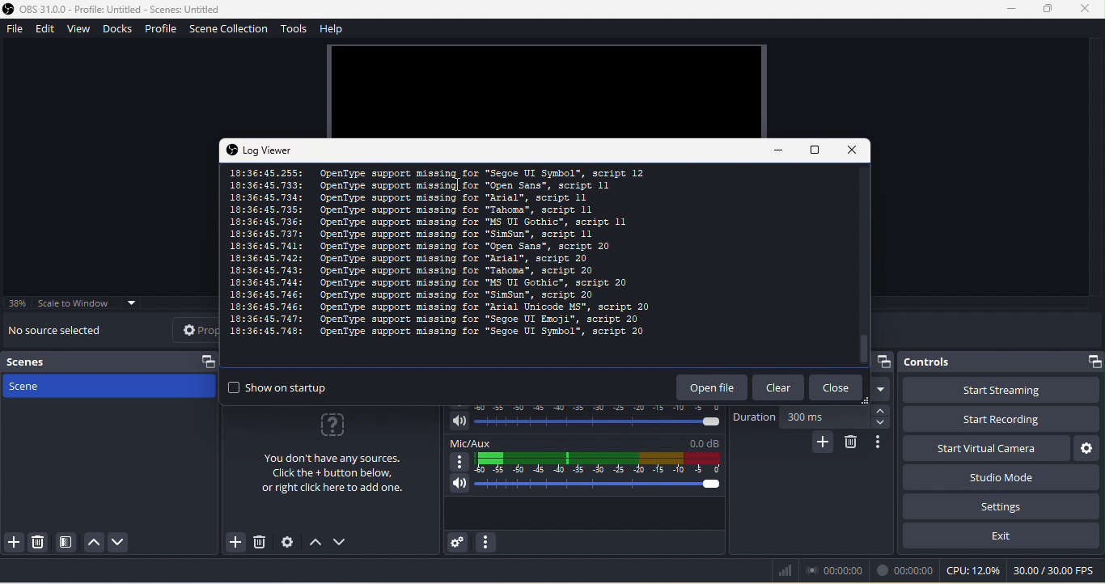 This screenshot has height=584, width=1105. Describe the element at coordinates (536, 268) in the screenshot. I see `This is the log of the recent session details` at that location.